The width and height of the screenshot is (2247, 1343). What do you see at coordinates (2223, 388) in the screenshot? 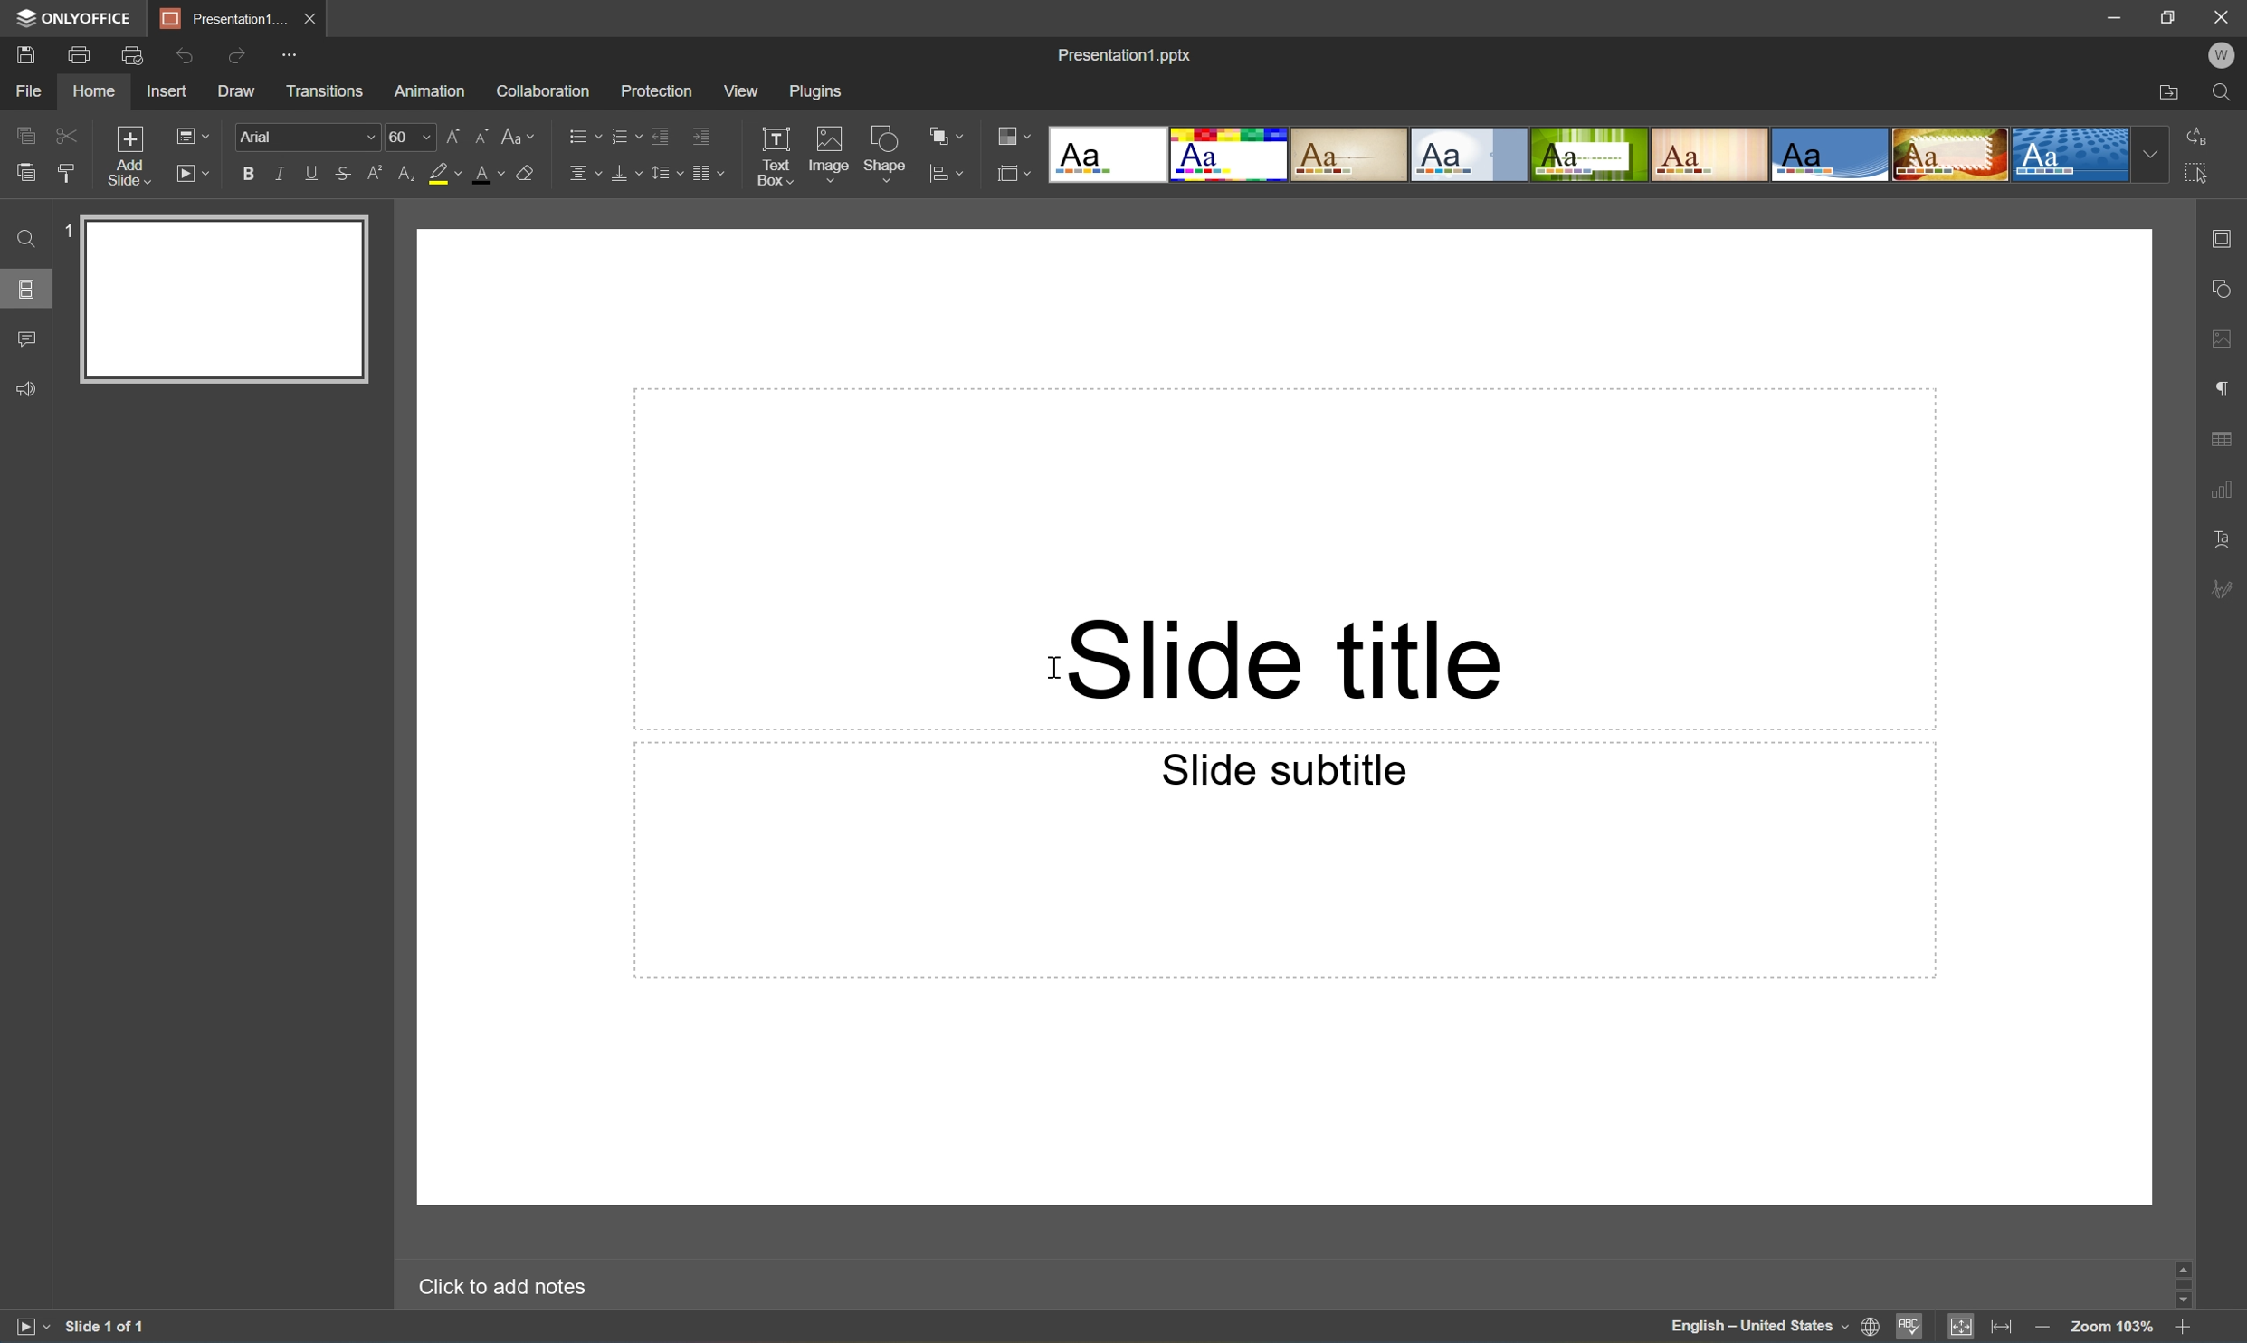
I see `Paragraph settings` at bounding box center [2223, 388].